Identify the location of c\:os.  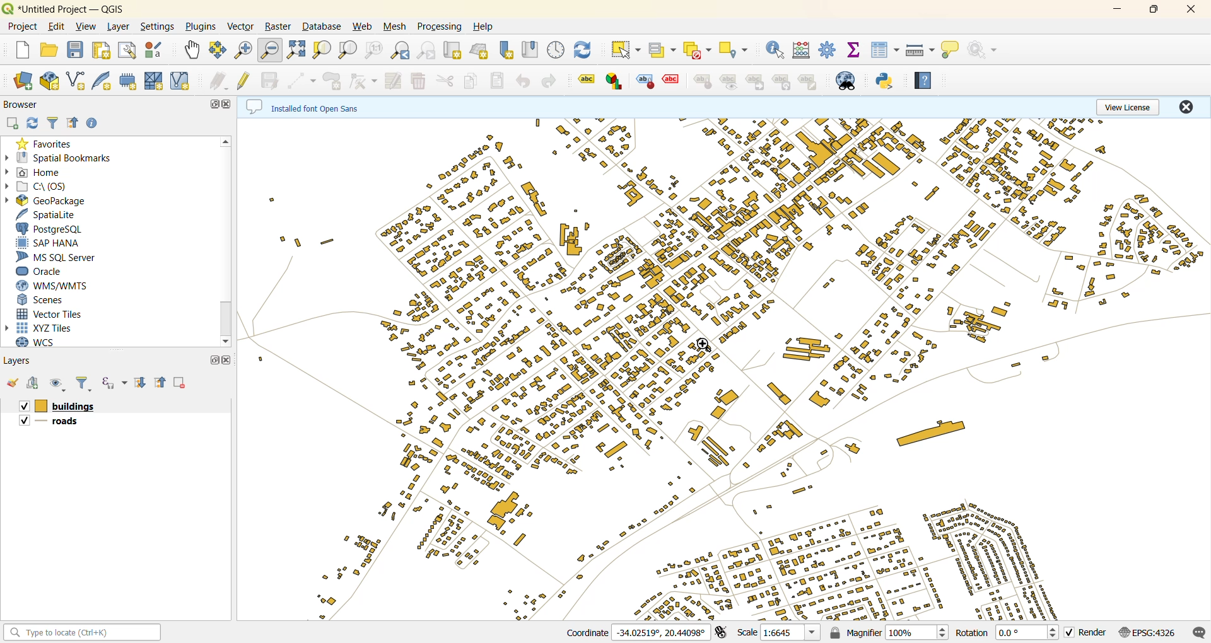
(42, 187).